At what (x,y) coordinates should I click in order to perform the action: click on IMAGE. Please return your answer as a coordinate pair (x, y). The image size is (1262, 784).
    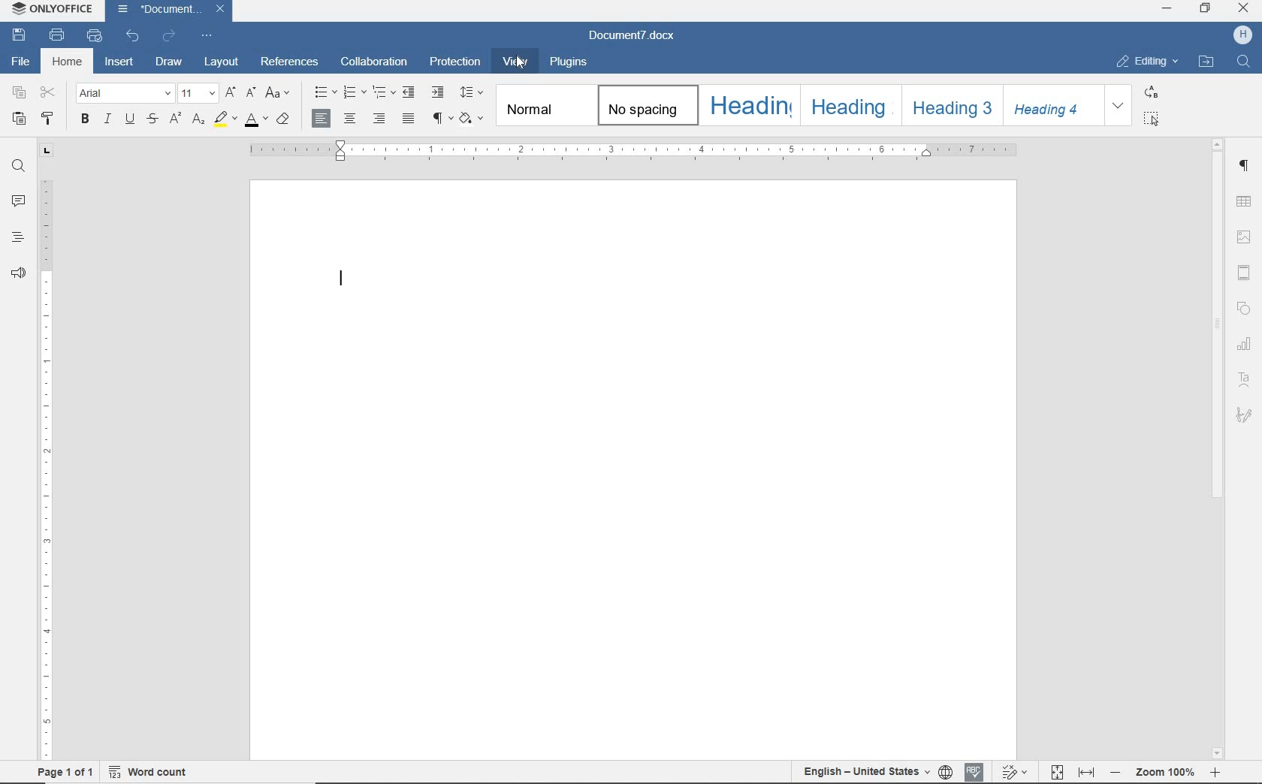
    Looking at the image, I should click on (1244, 237).